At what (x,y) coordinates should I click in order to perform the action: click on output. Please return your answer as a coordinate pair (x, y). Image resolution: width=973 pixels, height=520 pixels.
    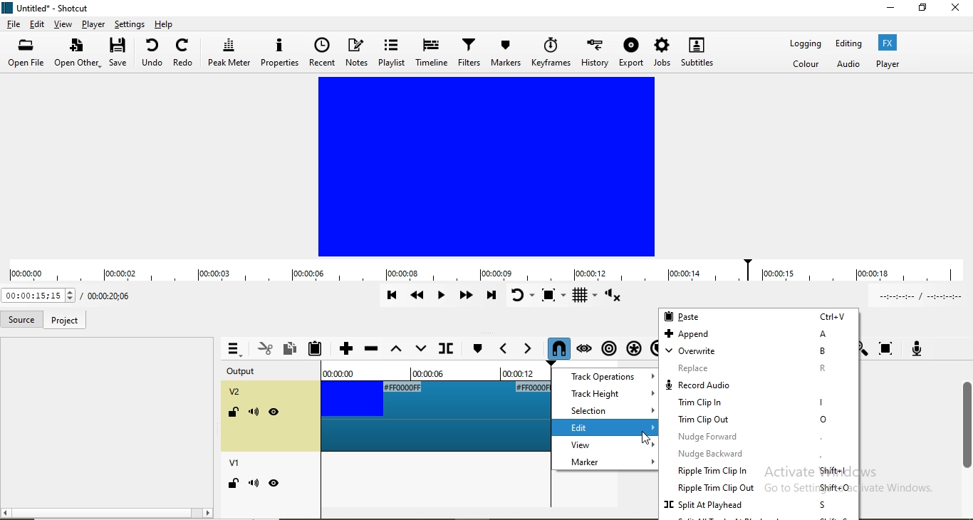
    Looking at the image, I should click on (251, 372).